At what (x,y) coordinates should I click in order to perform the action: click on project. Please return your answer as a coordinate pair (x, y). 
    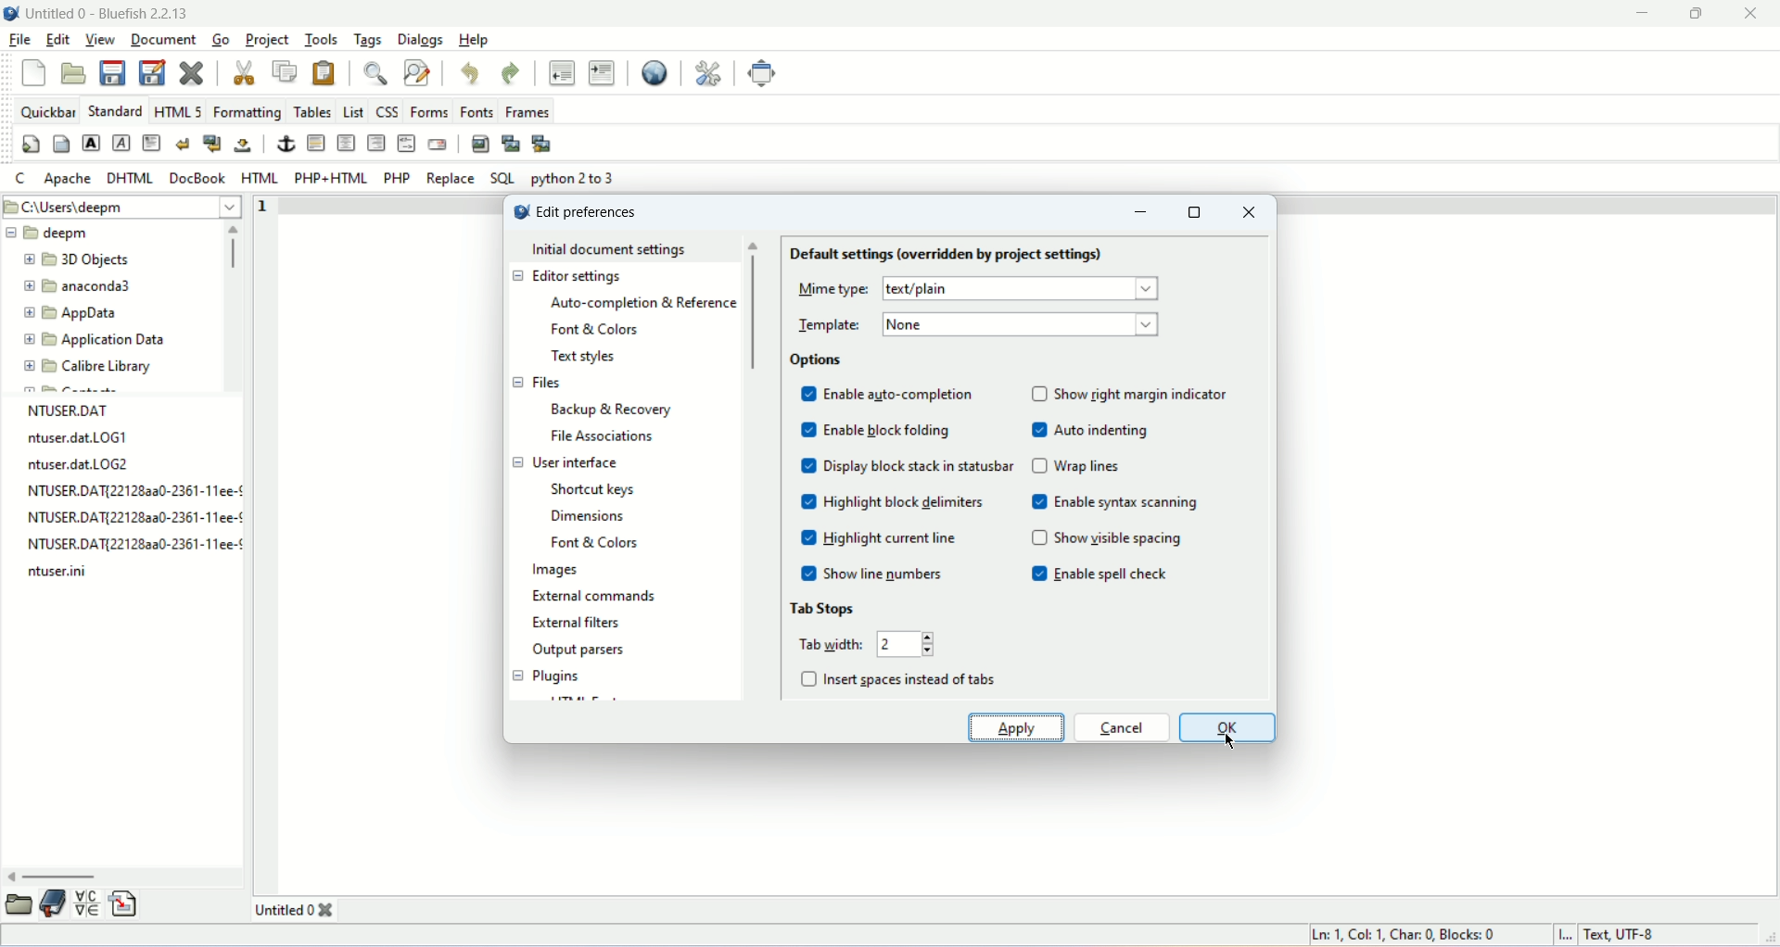
    Looking at the image, I should click on (263, 38).